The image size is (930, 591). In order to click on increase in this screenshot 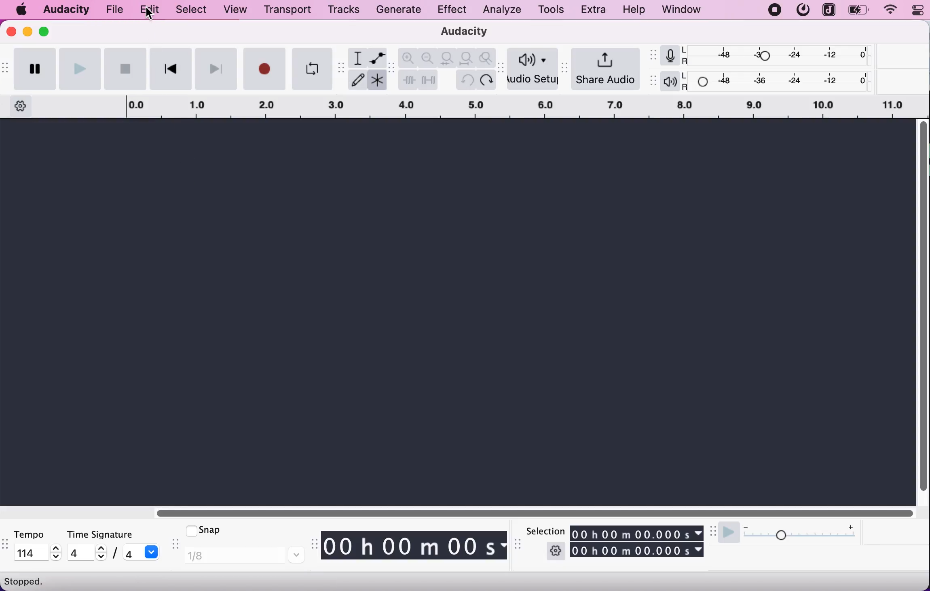, I will do `click(850, 526)`.